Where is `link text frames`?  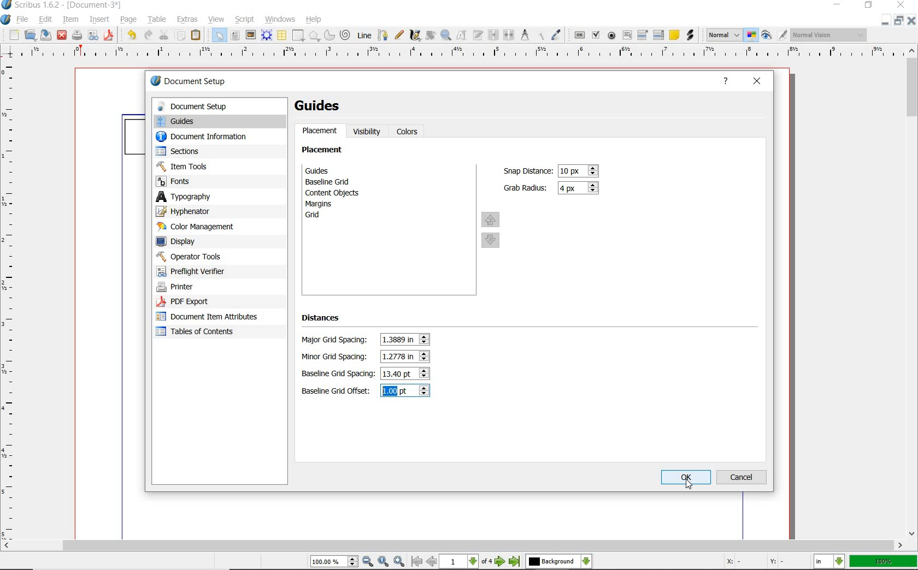 link text frames is located at coordinates (493, 35).